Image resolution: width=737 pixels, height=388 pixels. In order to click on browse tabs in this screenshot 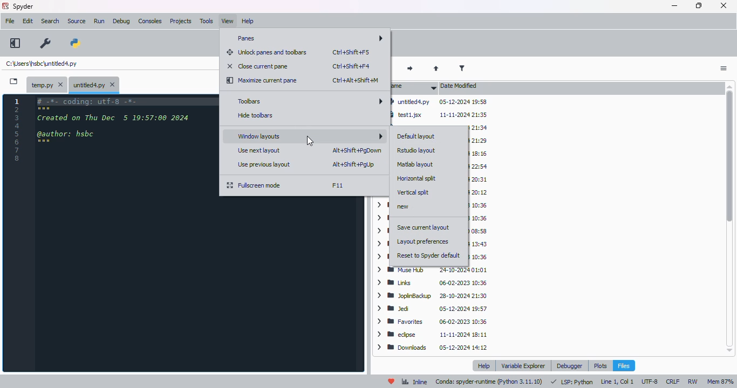, I will do `click(14, 81)`.